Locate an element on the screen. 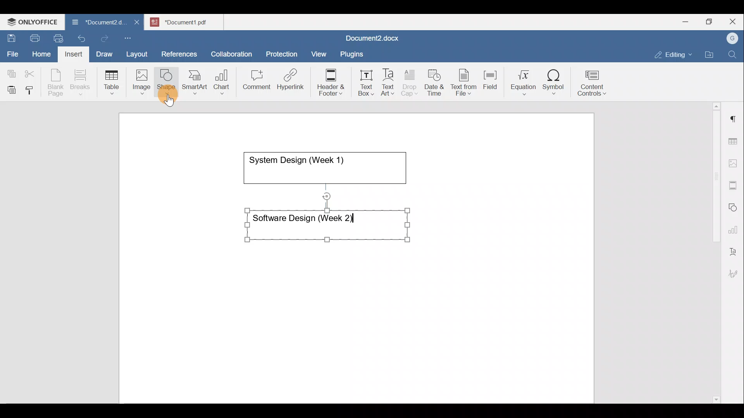  Equation is located at coordinates (525, 82).